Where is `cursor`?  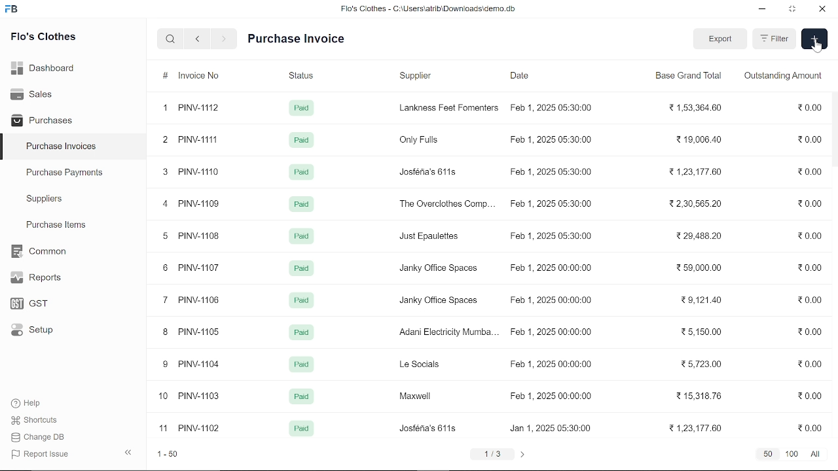 cursor is located at coordinates (816, 46).